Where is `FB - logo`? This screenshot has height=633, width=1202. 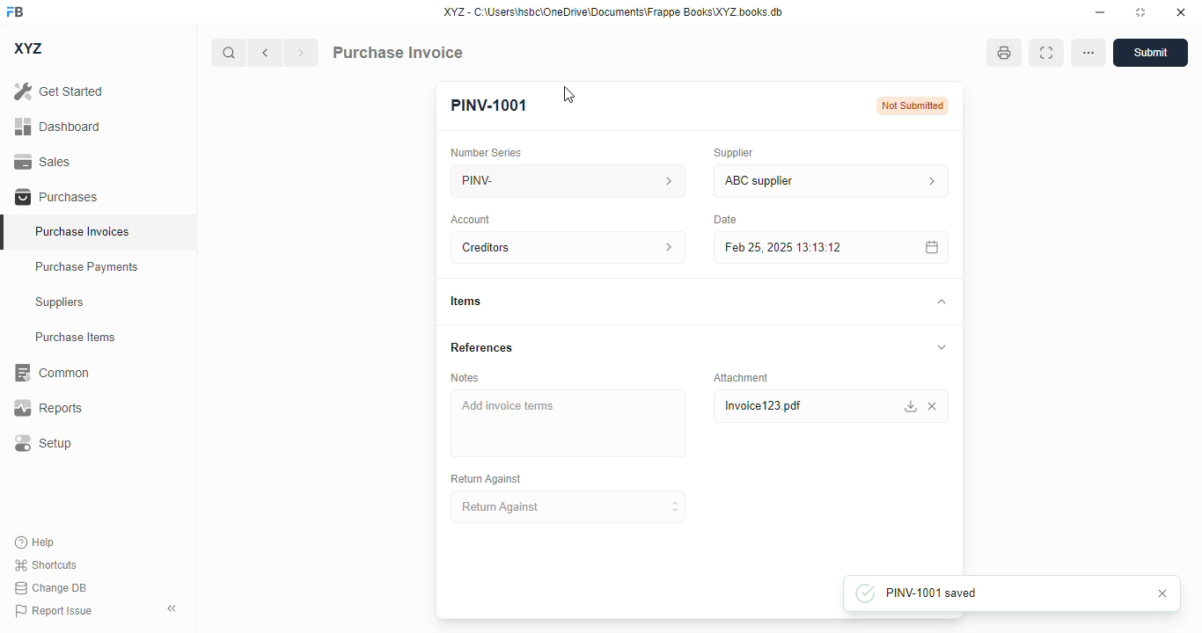 FB - logo is located at coordinates (15, 11).